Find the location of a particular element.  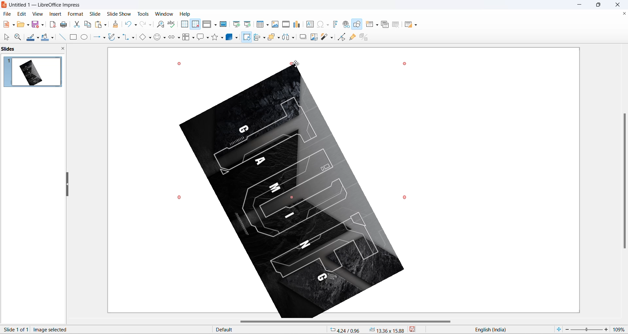

distribute objects is located at coordinates (286, 38).